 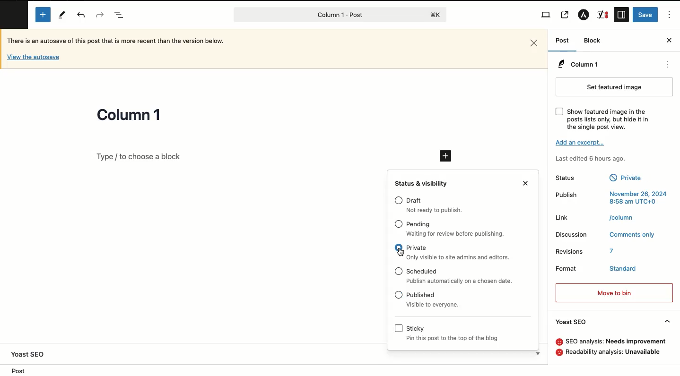 What do you see at coordinates (624, 267) in the screenshot?
I see `Standard` at bounding box center [624, 267].